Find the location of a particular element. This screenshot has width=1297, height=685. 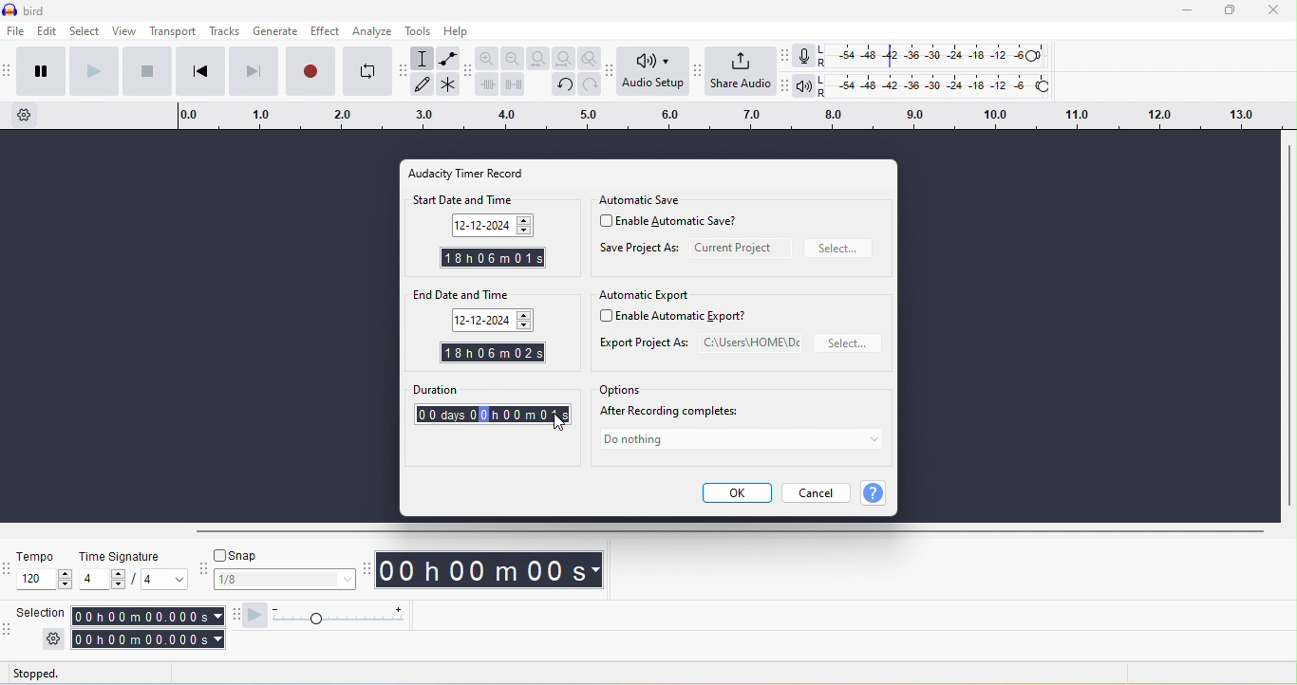

draw tool is located at coordinates (426, 87).